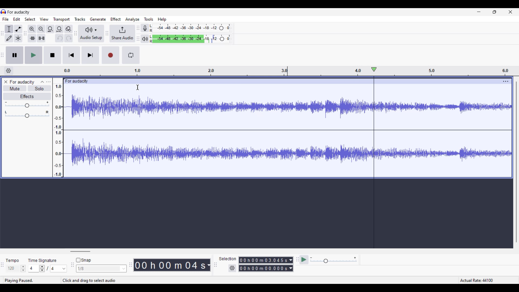  I want to click on Zoom toggle, so click(69, 29).